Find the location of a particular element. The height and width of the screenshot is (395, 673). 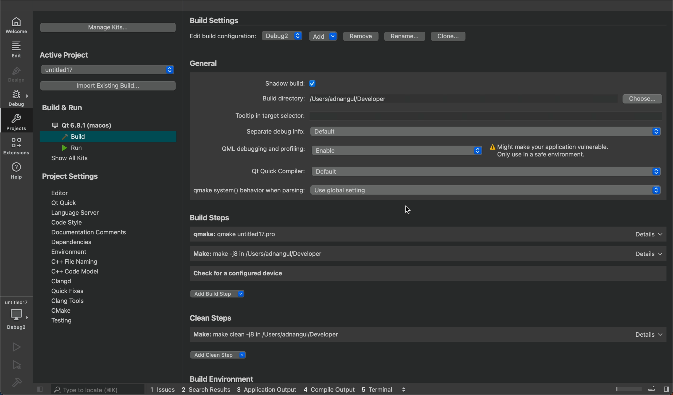

language server is located at coordinates (78, 213).